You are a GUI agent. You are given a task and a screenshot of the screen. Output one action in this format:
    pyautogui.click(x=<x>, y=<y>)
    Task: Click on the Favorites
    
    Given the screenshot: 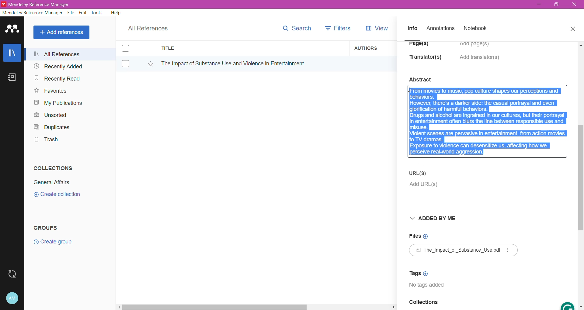 What is the action you would take?
    pyautogui.click(x=50, y=91)
    